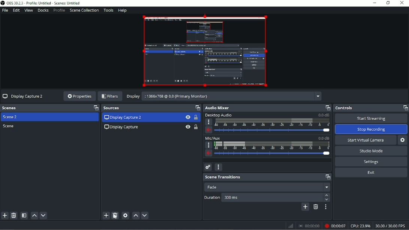 The image size is (409, 230). What do you see at coordinates (267, 147) in the screenshot?
I see `Mic/AUX` at bounding box center [267, 147].